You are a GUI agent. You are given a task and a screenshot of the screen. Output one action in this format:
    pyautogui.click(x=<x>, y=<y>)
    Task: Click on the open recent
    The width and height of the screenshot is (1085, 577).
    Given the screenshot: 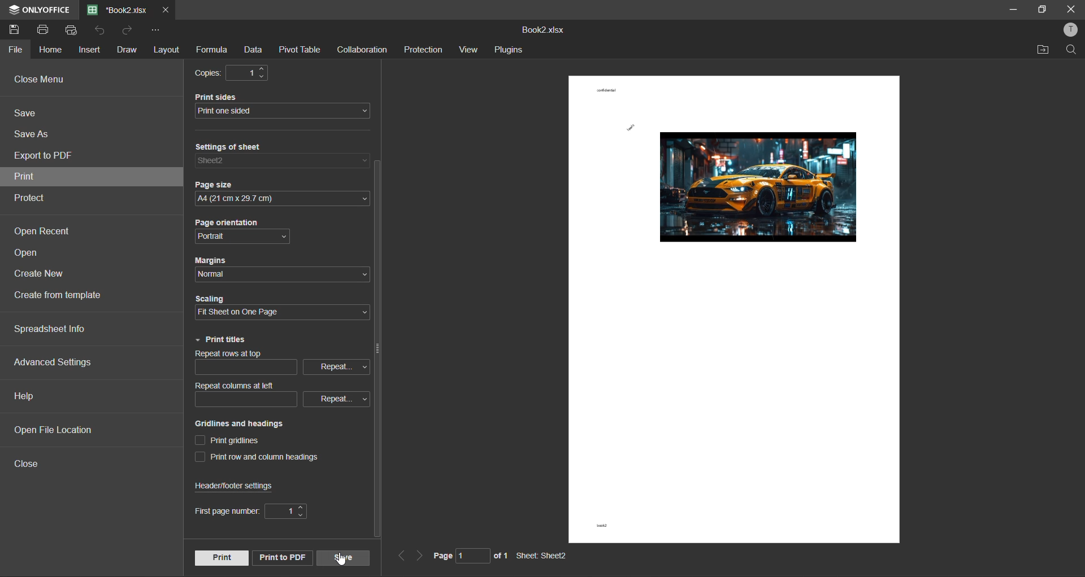 What is the action you would take?
    pyautogui.click(x=42, y=229)
    